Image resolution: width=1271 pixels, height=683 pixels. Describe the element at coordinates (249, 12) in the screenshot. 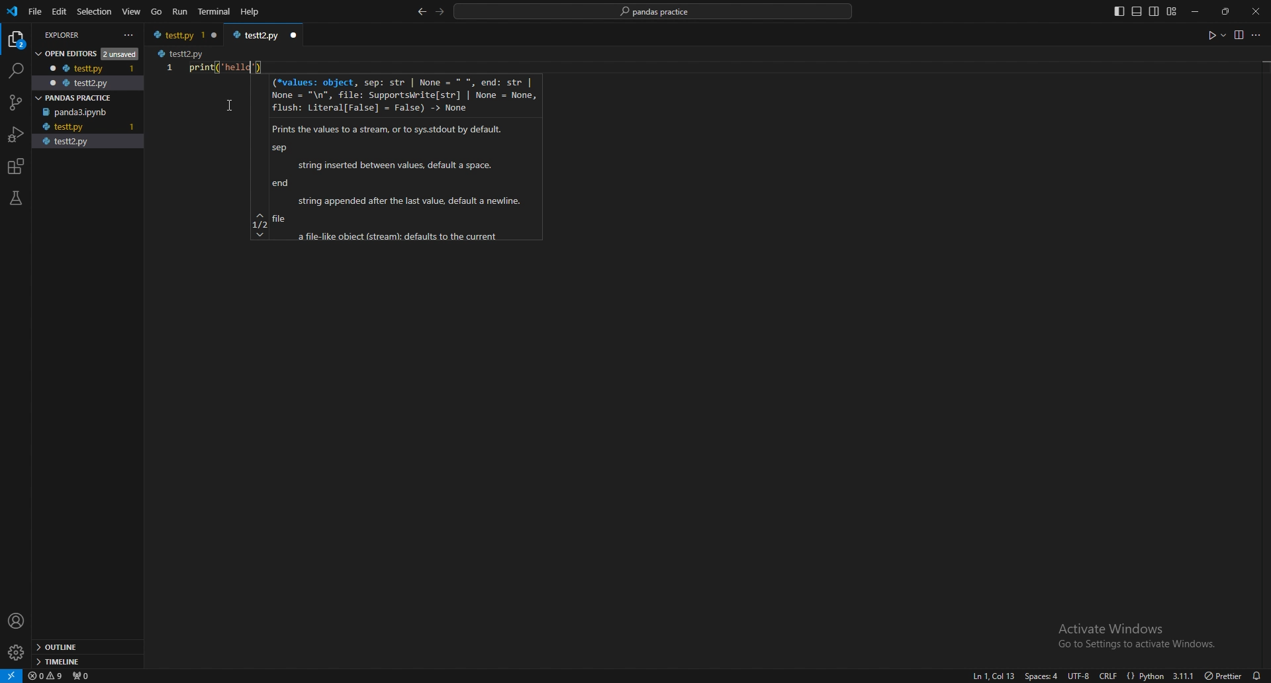

I see `Help` at that location.